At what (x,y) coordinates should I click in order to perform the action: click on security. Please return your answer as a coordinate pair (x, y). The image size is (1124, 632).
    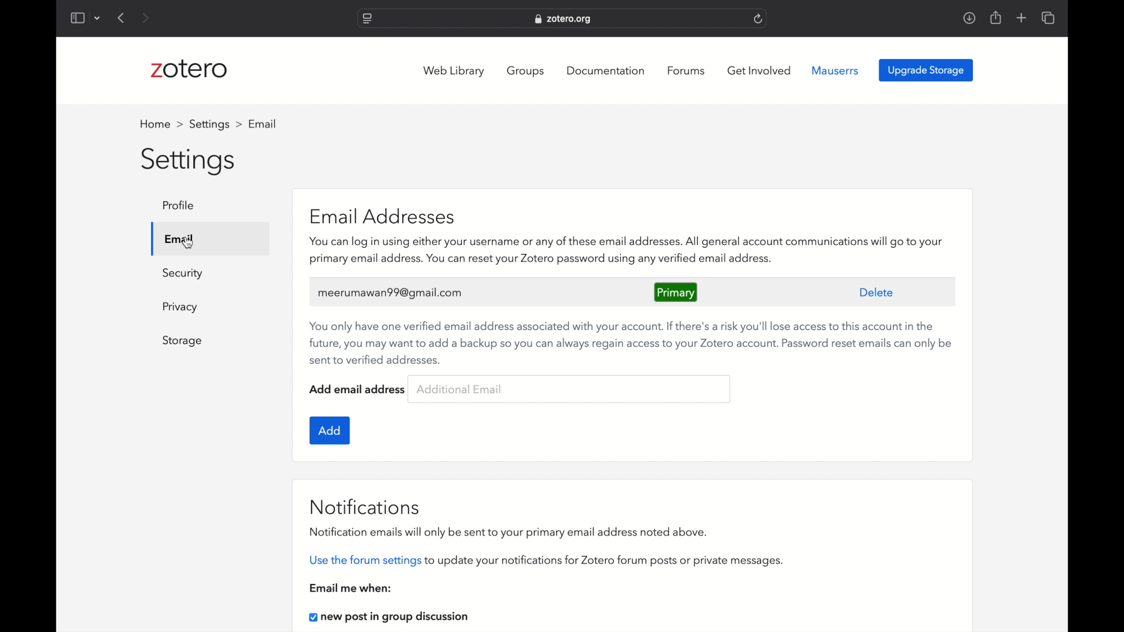
    Looking at the image, I should click on (182, 274).